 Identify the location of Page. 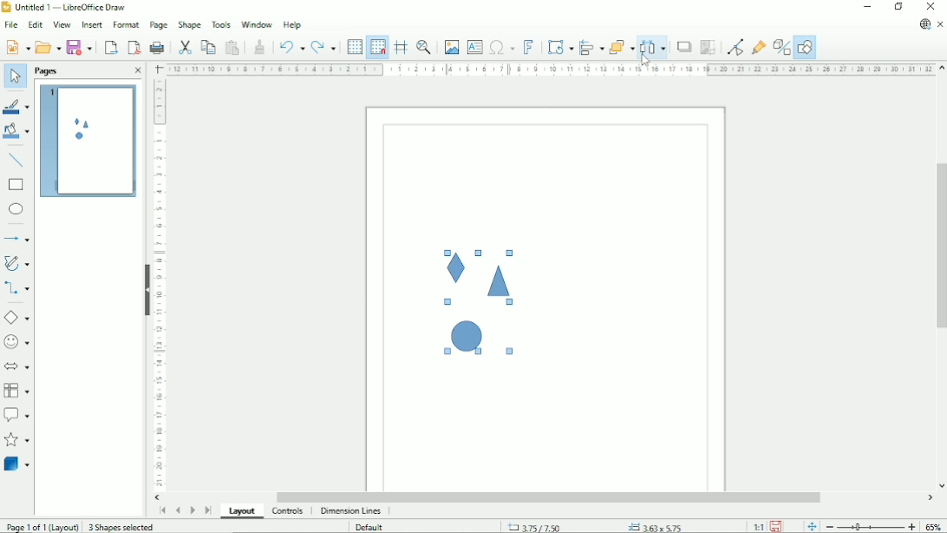
(159, 25).